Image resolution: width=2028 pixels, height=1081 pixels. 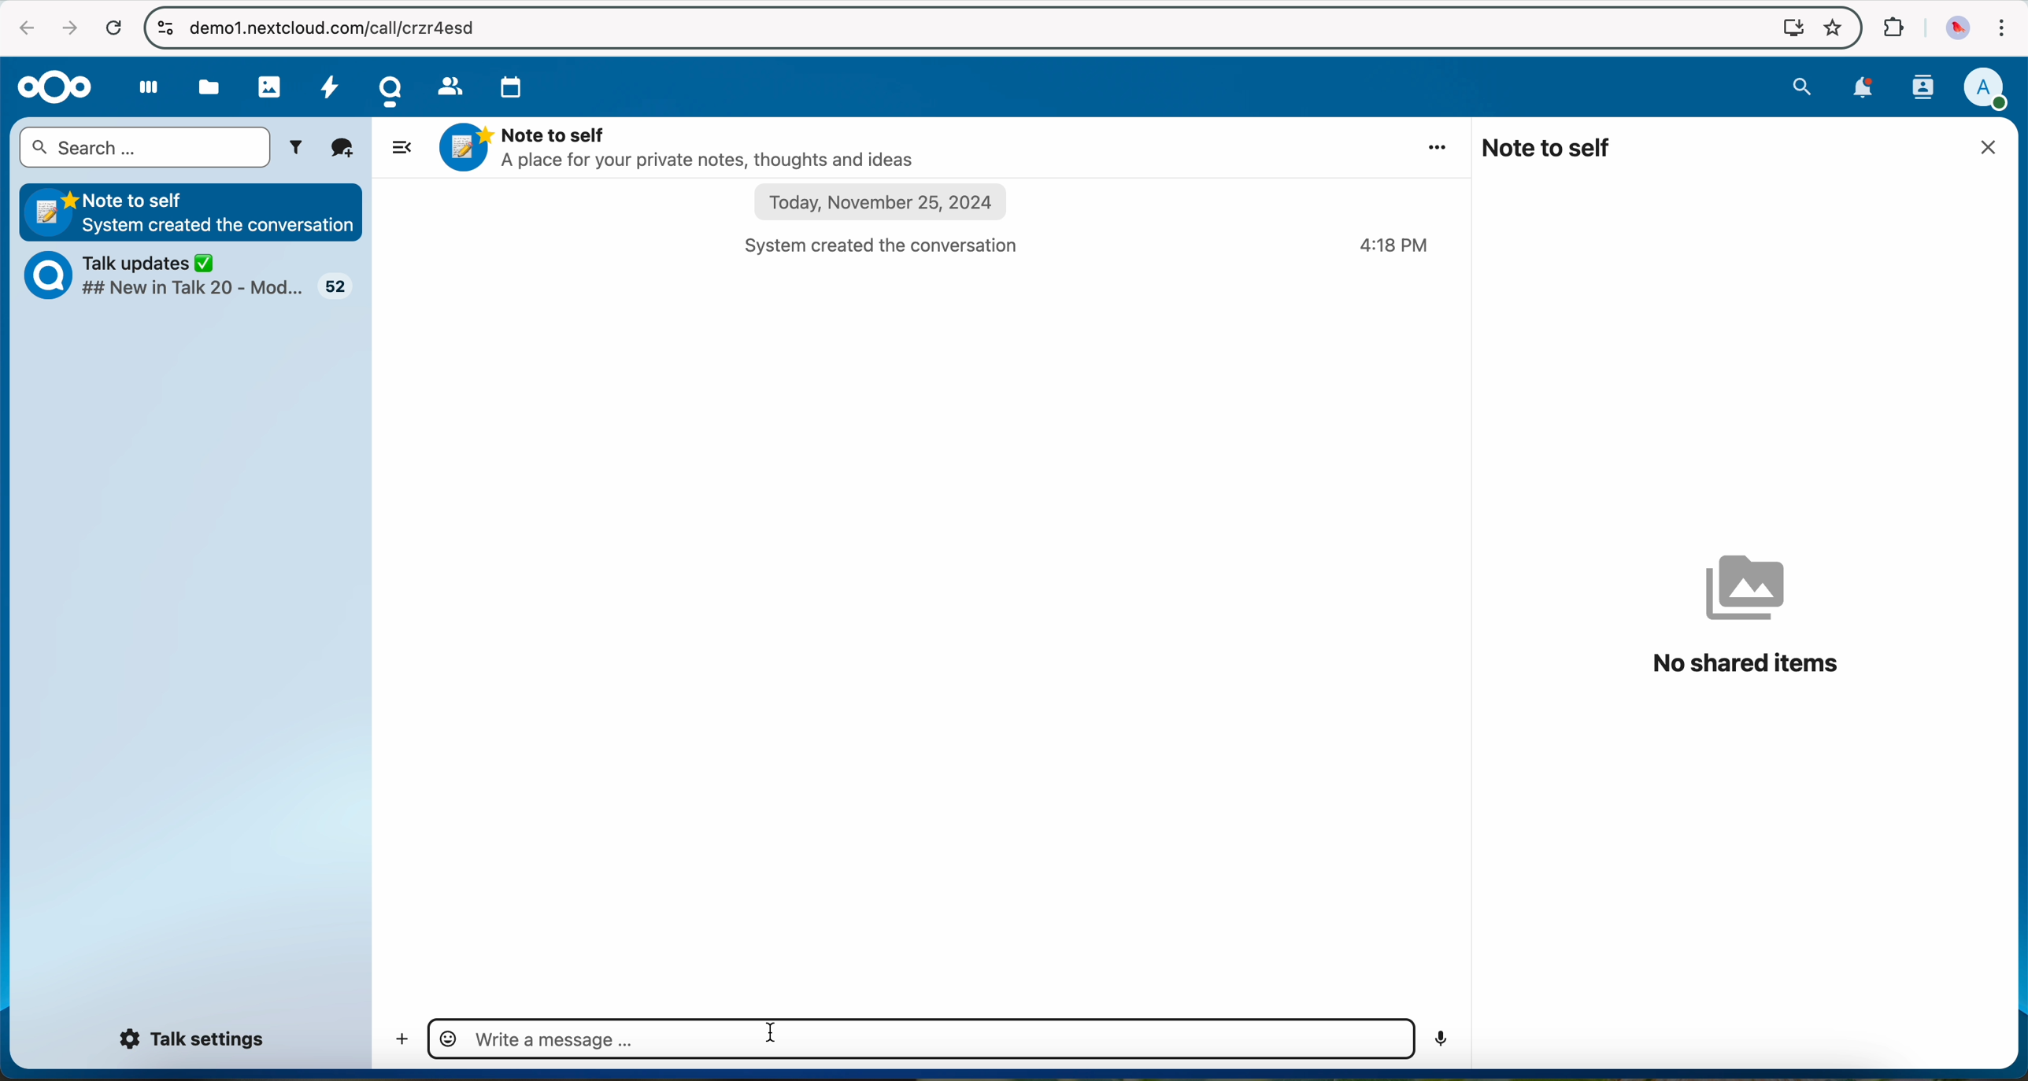 What do you see at coordinates (774, 1032) in the screenshot?
I see `cursor` at bounding box center [774, 1032].